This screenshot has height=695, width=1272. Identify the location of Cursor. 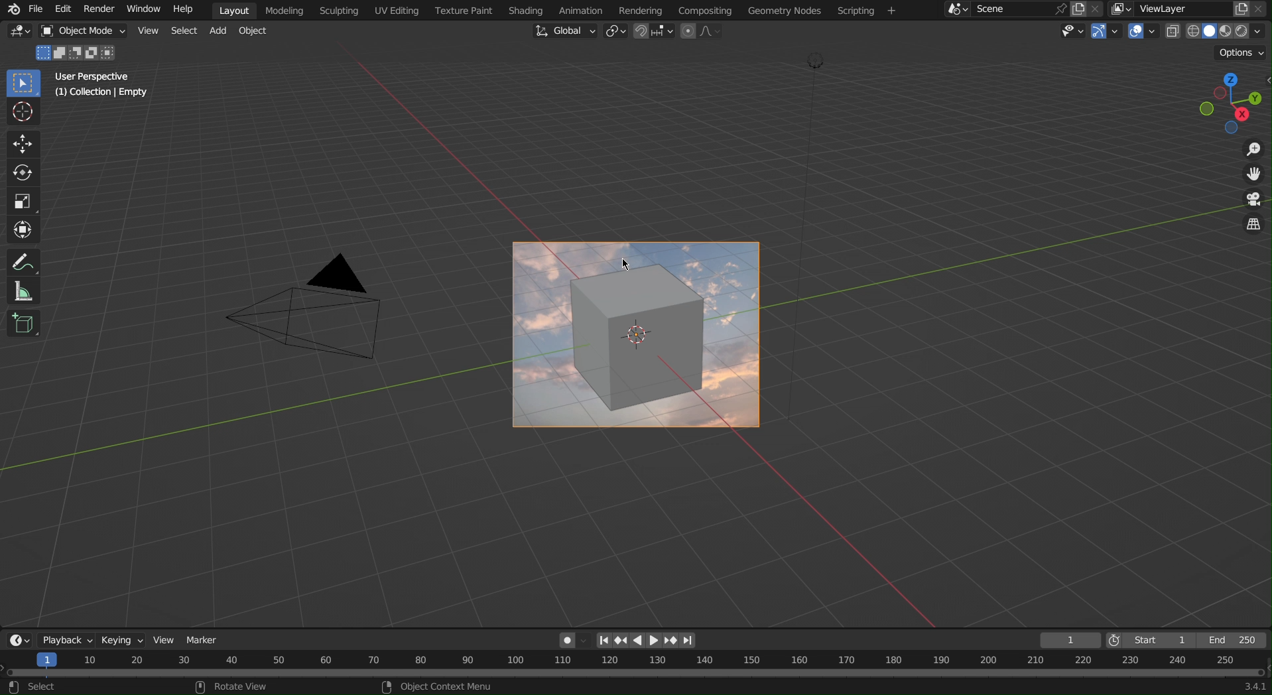
(21, 113).